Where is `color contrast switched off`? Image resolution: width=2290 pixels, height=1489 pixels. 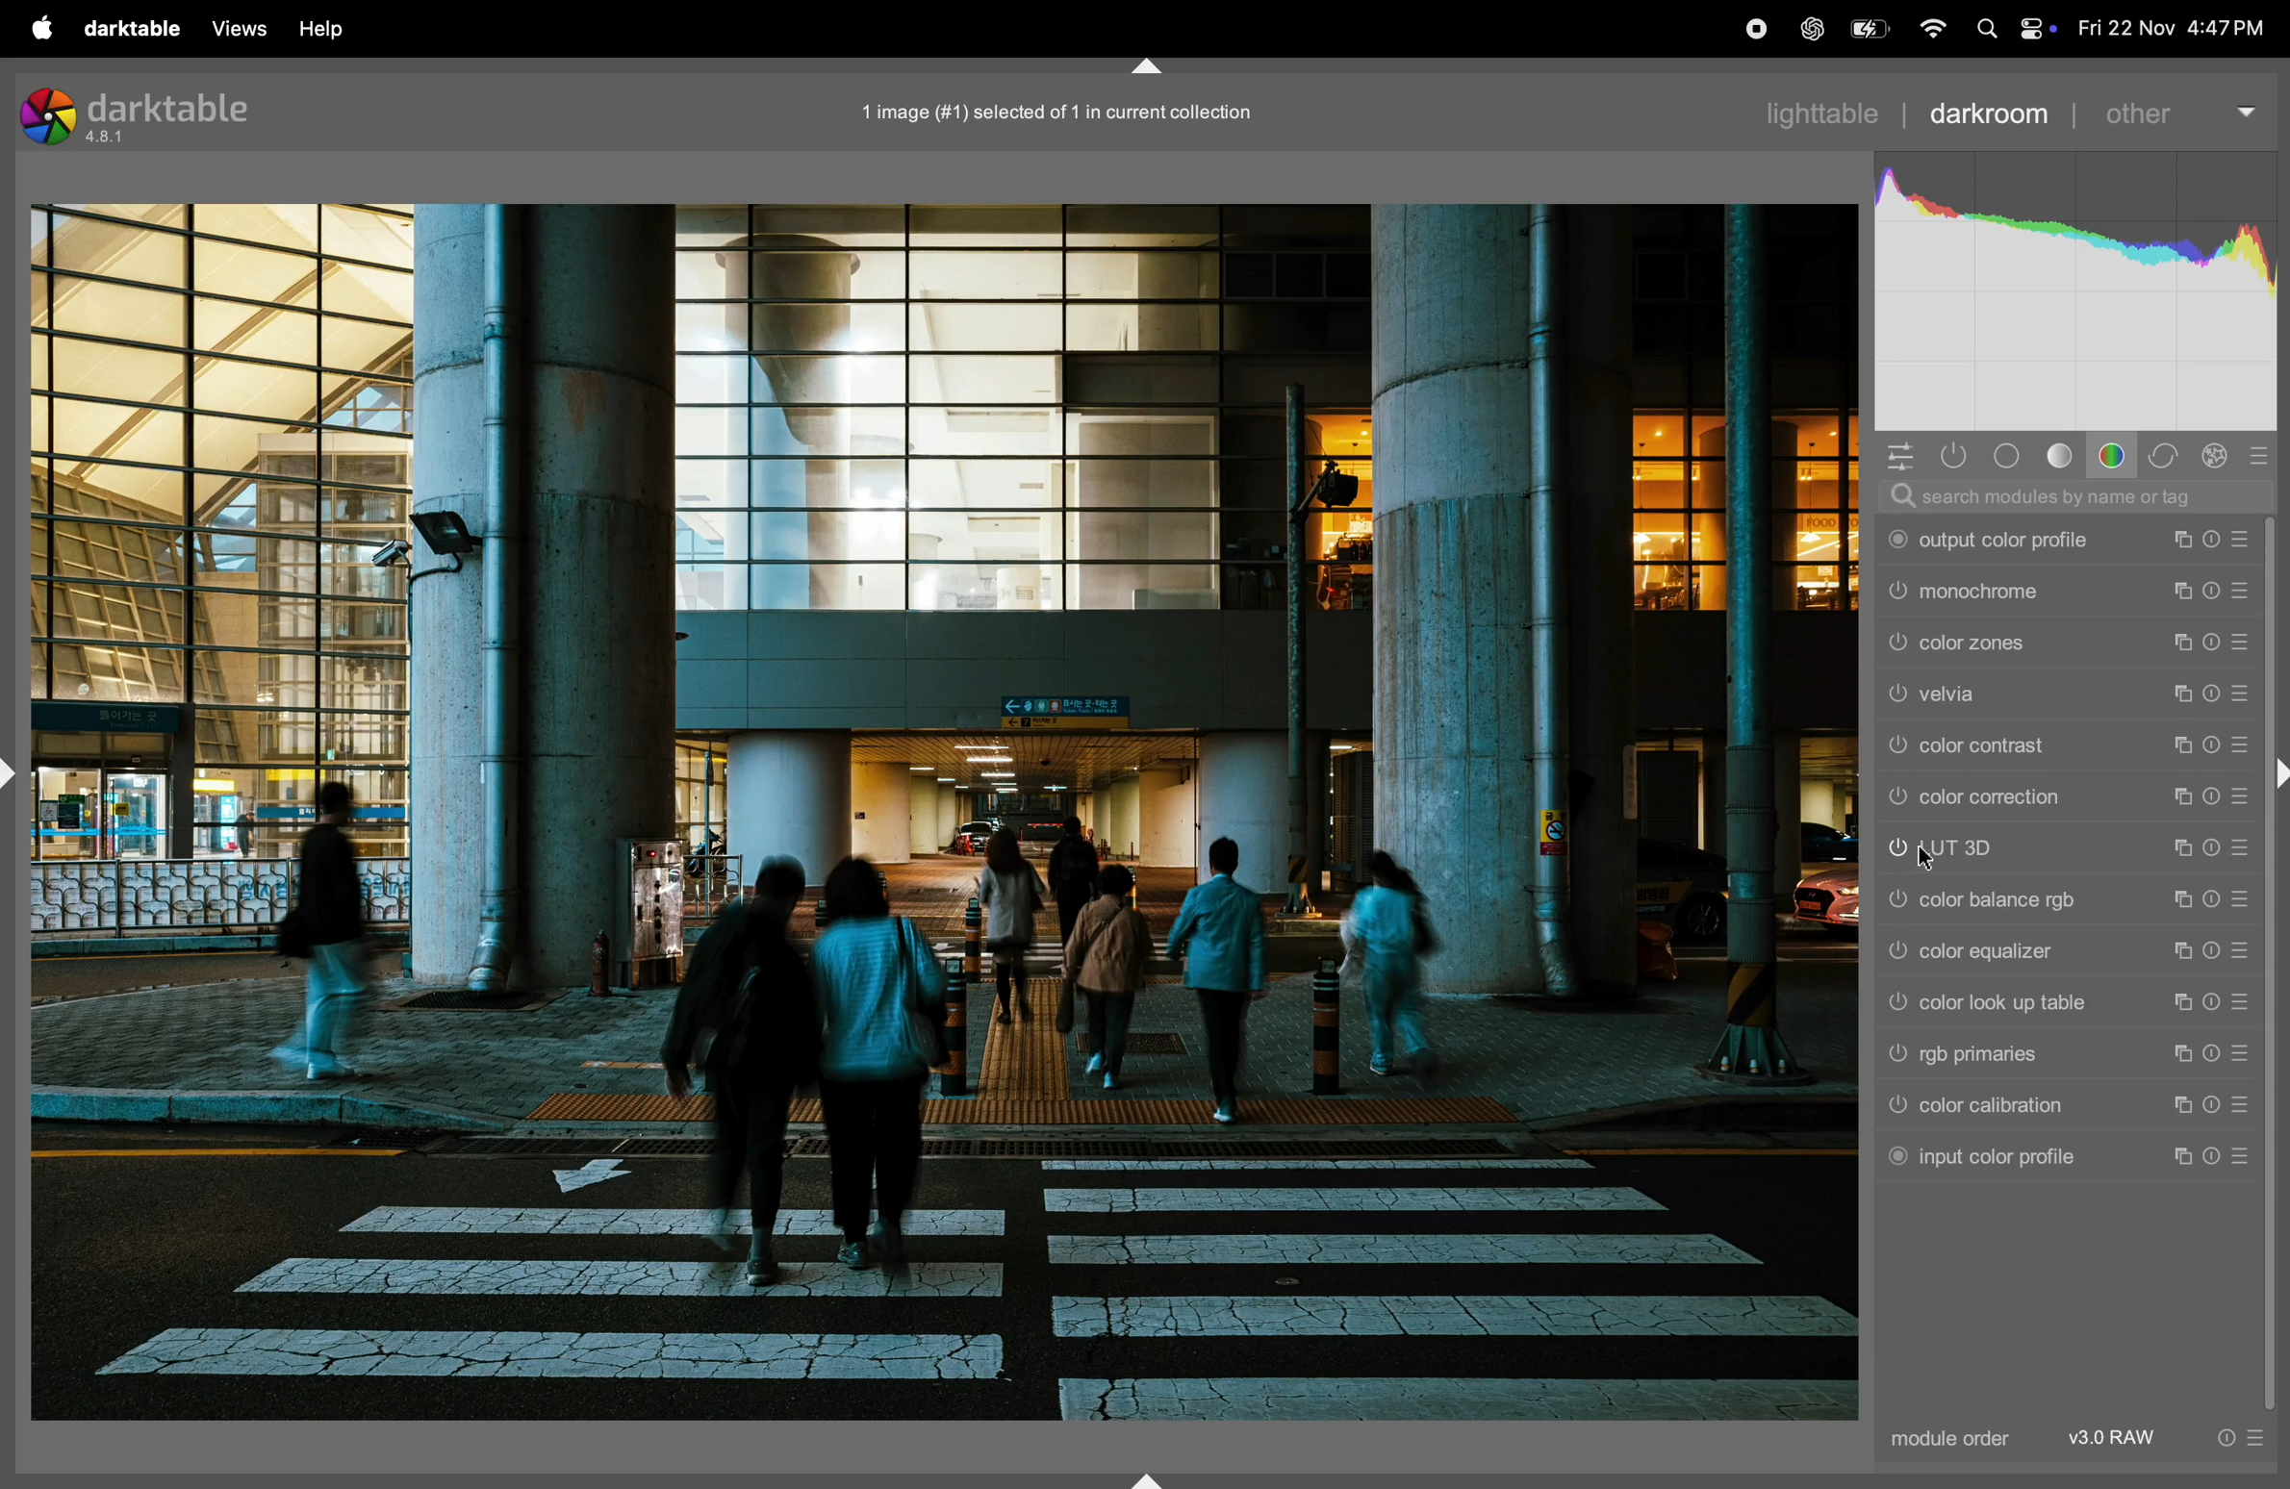 color contrast switched off is located at coordinates (1895, 751).